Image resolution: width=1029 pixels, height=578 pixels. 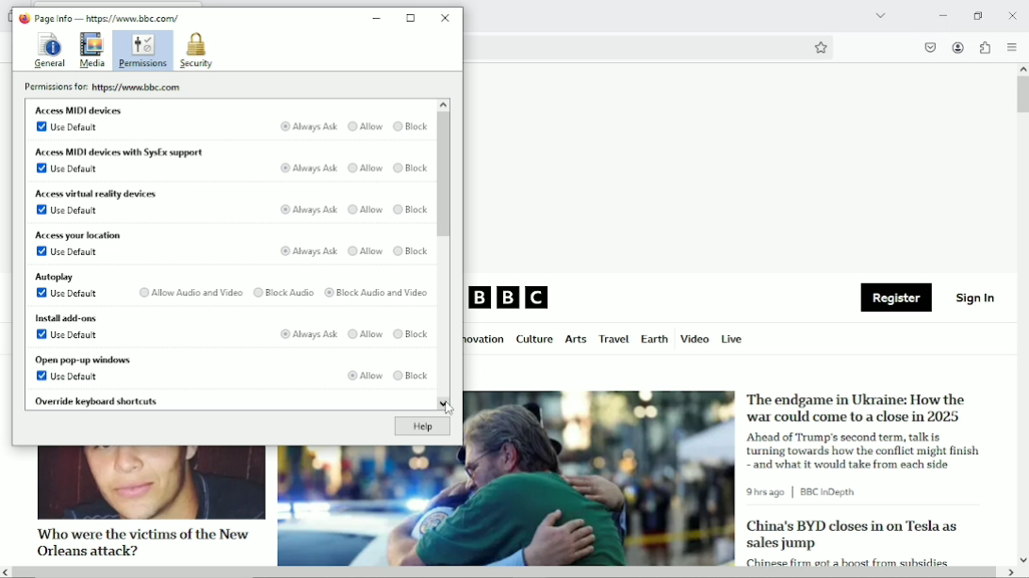 What do you see at coordinates (1012, 14) in the screenshot?
I see `close` at bounding box center [1012, 14].